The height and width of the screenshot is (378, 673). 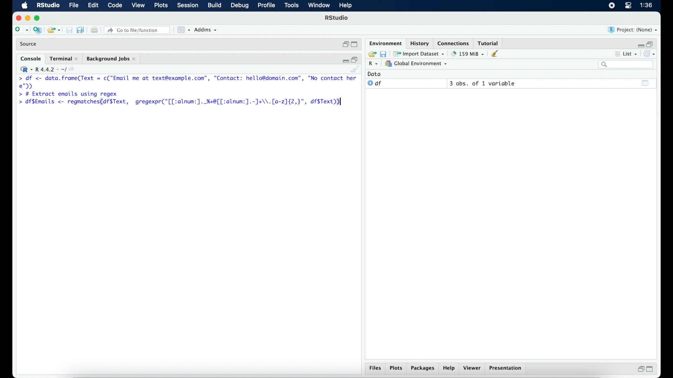 What do you see at coordinates (490, 42) in the screenshot?
I see `tutorial` at bounding box center [490, 42].